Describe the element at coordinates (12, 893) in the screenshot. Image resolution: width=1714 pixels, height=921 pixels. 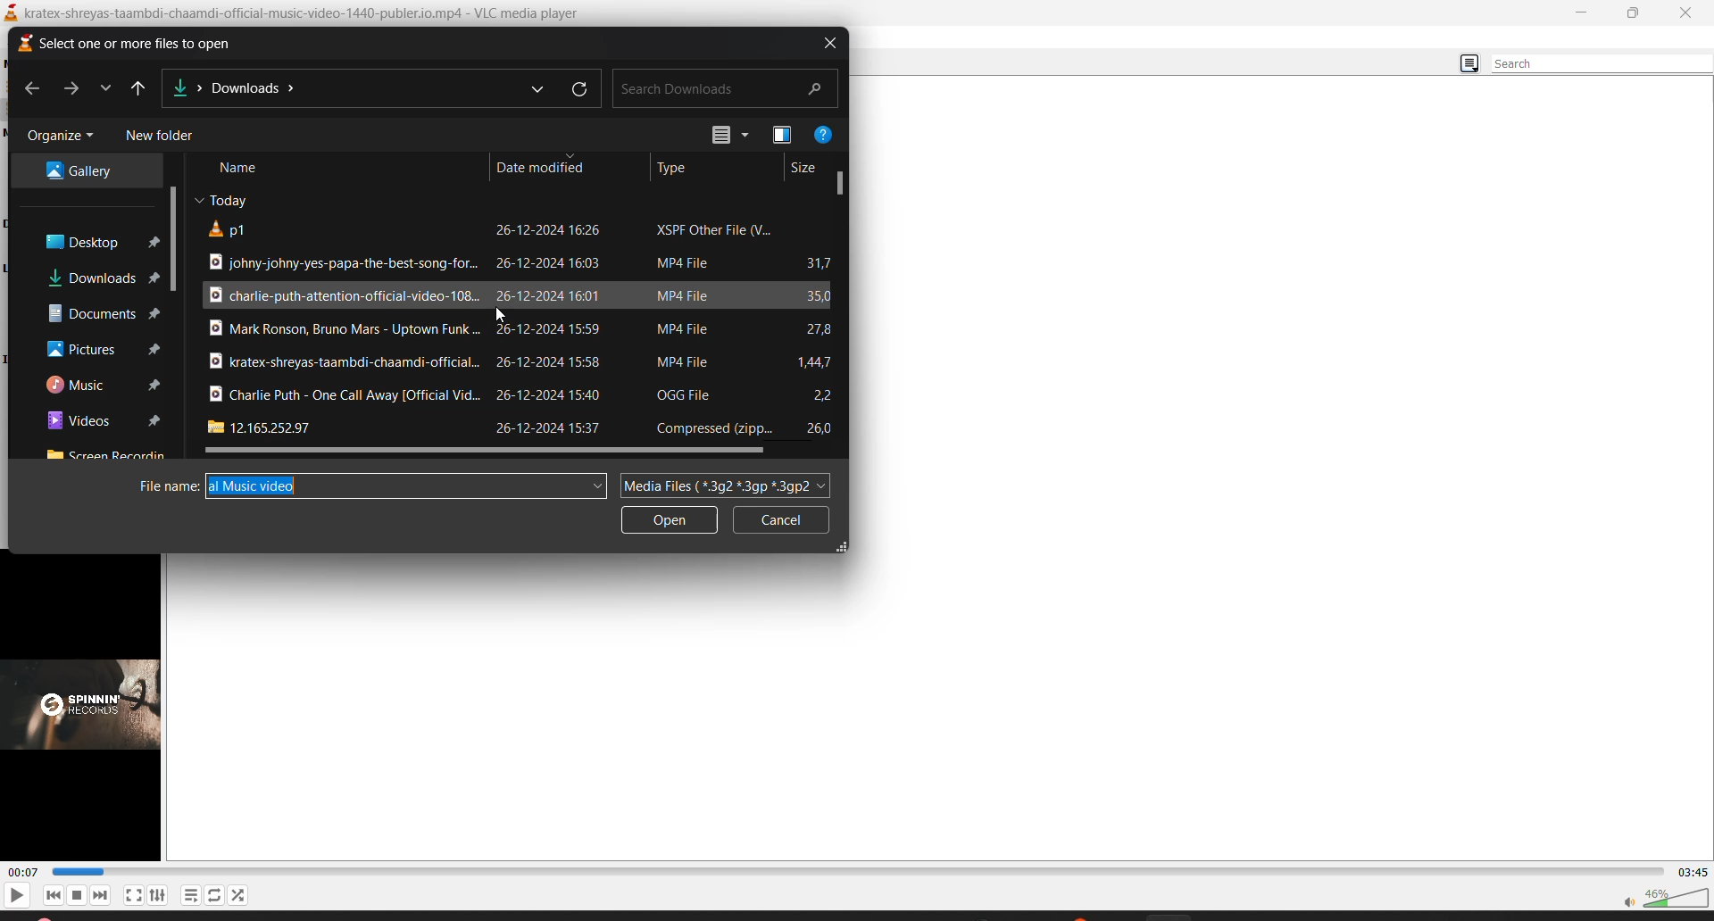
I see `play` at that location.